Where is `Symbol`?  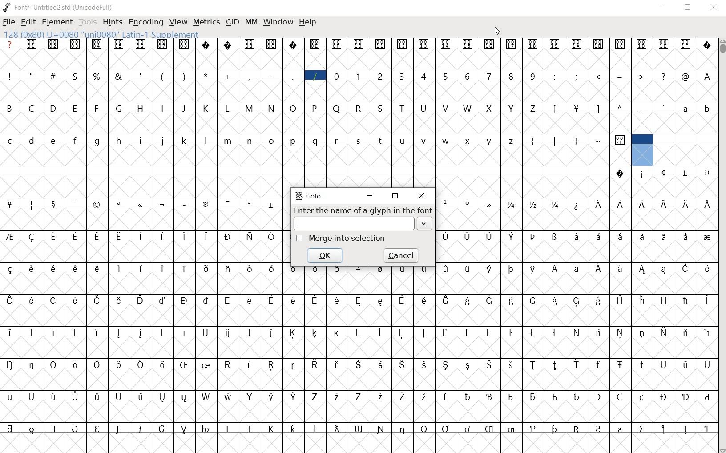
Symbol is located at coordinates (491, 204).